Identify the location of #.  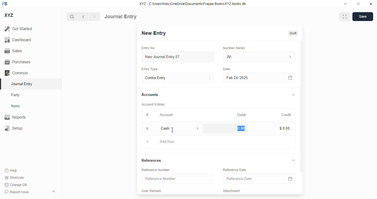
(147, 115).